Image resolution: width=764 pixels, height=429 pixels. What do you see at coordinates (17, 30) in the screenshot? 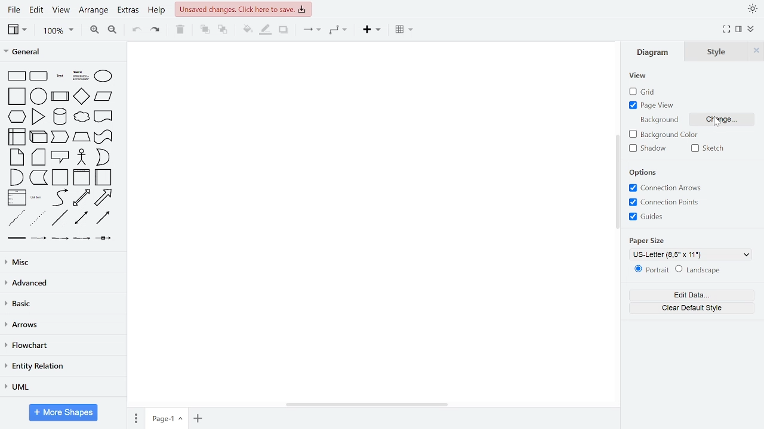
I see `view` at bounding box center [17, 30].